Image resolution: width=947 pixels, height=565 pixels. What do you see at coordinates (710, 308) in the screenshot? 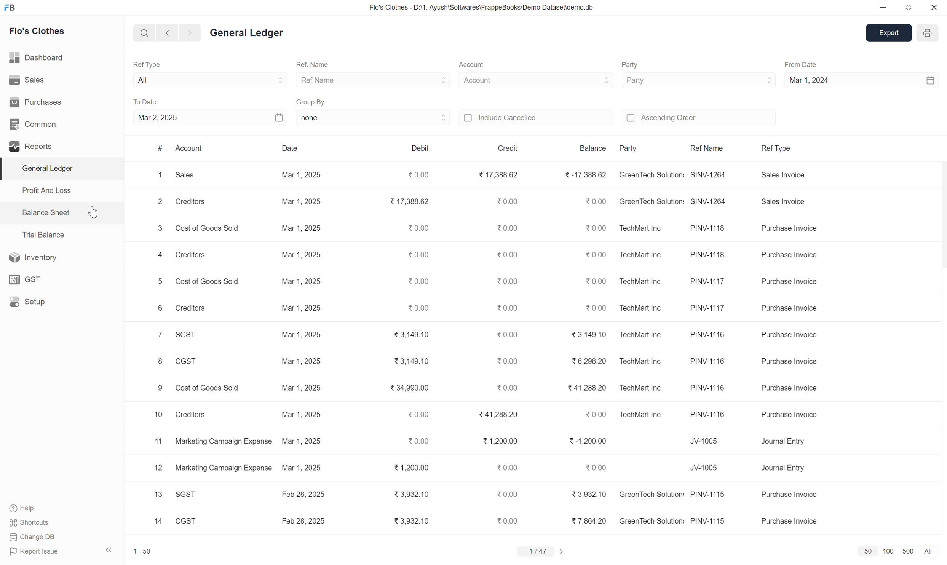
I see `PNW 1117` at bounding box center [710, 308].